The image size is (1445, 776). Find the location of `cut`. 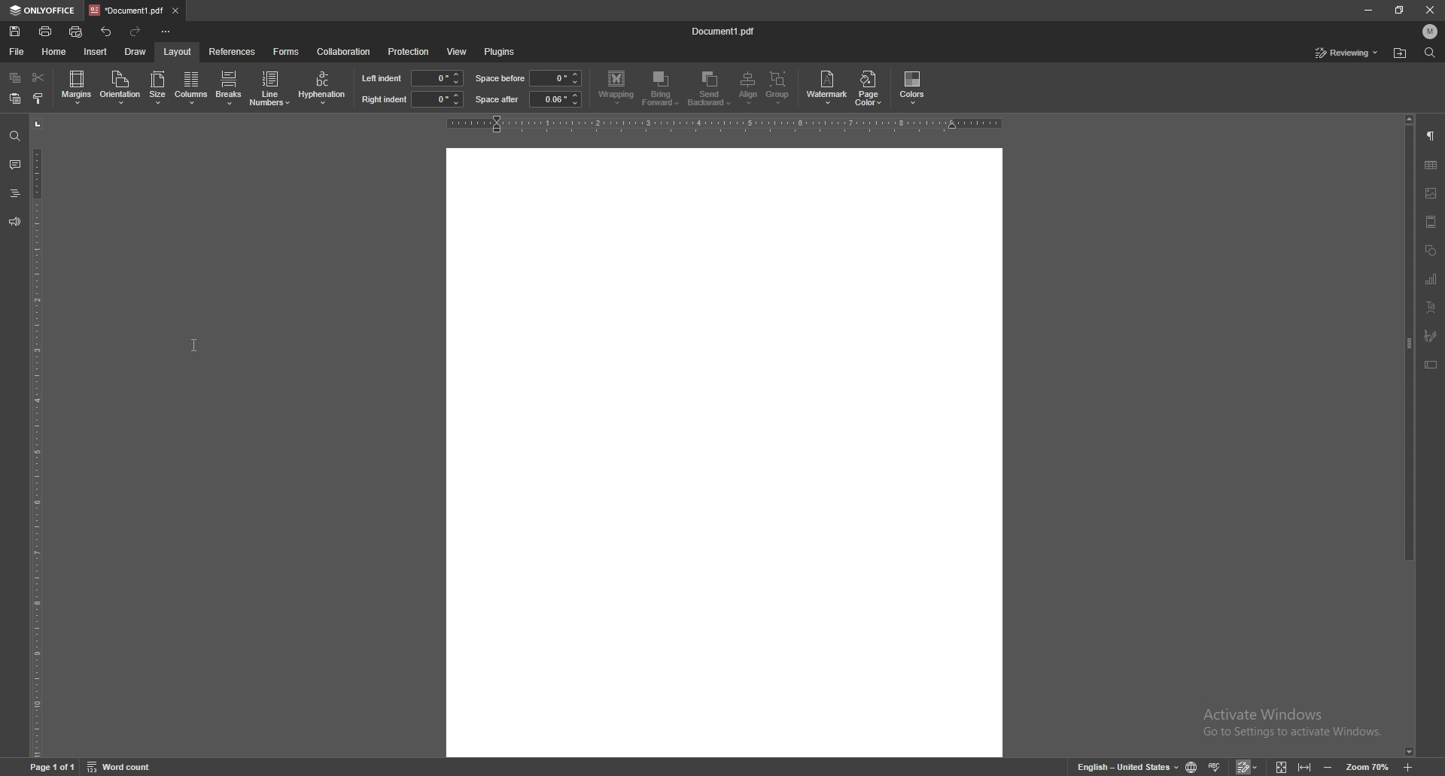

cut is located at coordinates (38, 77).